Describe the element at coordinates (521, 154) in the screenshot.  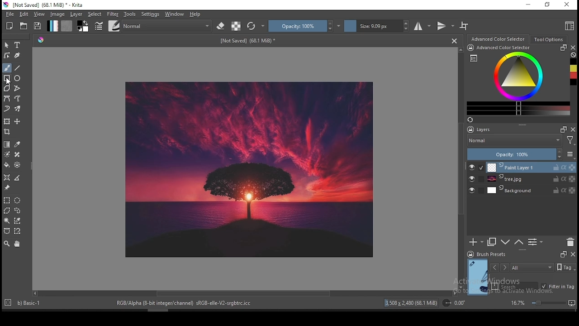
I see `opacity` at that location.